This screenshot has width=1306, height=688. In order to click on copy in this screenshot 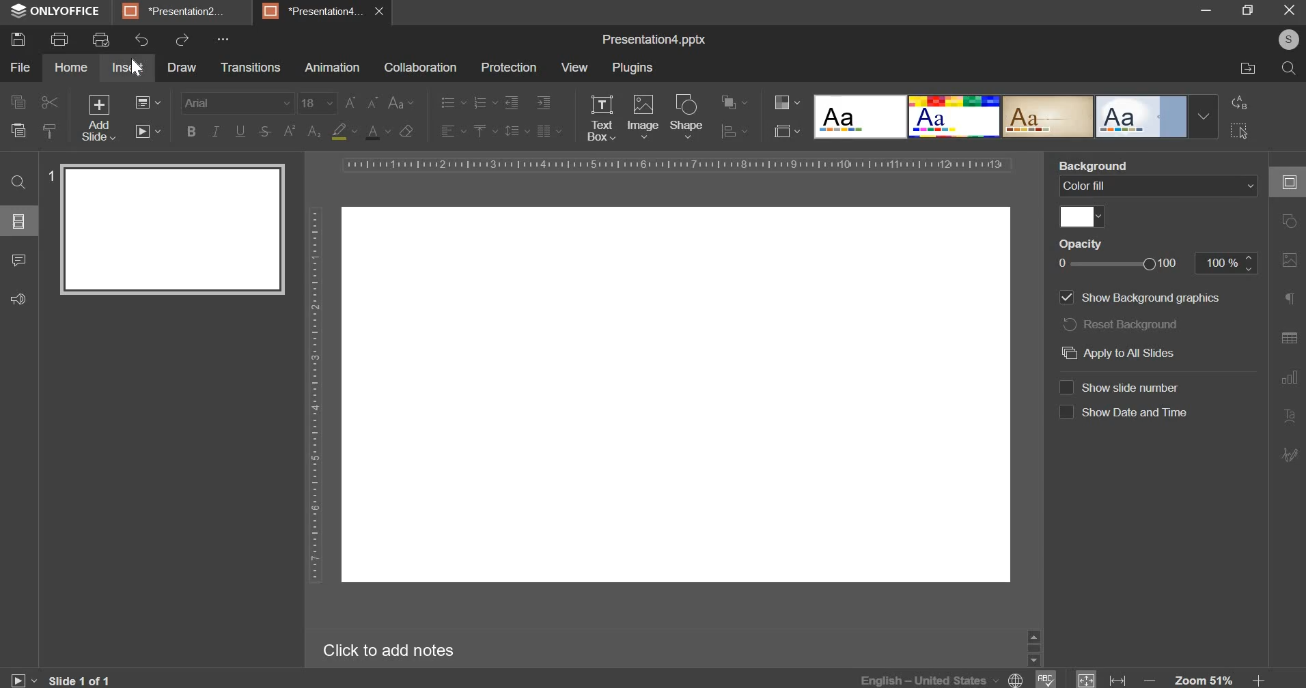, I will do `click(16, 103)`.